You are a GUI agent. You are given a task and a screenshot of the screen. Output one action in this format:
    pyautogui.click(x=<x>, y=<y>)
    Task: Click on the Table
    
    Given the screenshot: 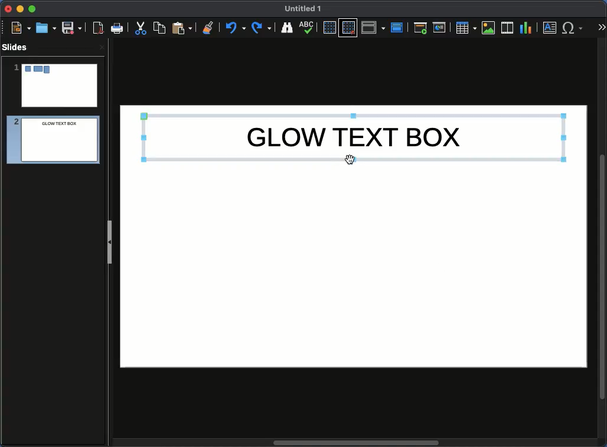 What is the action you would take?
    pyautogui.click(x=465, y=27)
    